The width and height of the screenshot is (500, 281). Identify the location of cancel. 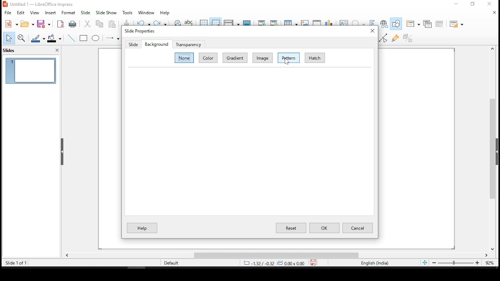
(357, 228).